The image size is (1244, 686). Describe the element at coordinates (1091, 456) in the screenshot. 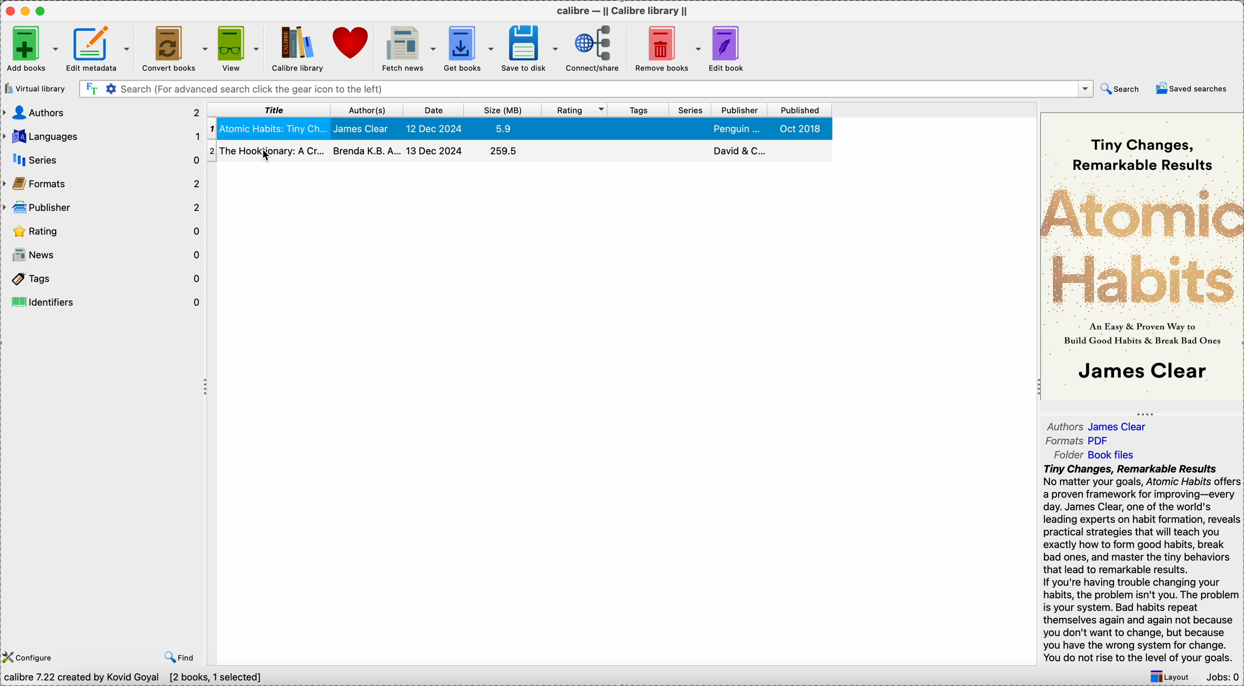

I see `folder Book files` at that location.